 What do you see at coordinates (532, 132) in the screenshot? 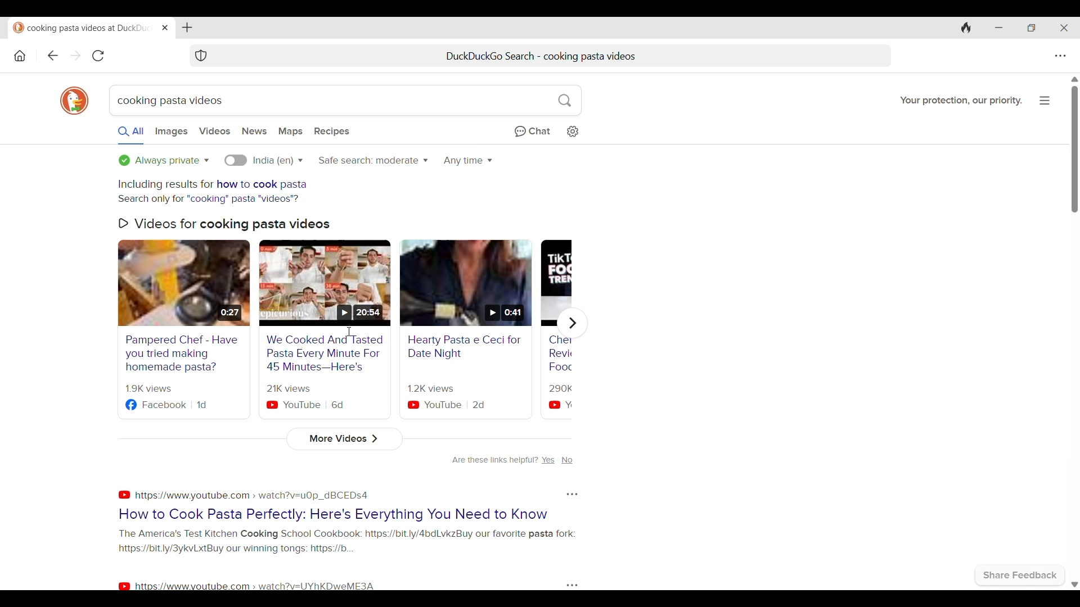
I see `Chat privately with AI` at bounding box center [532, 132].